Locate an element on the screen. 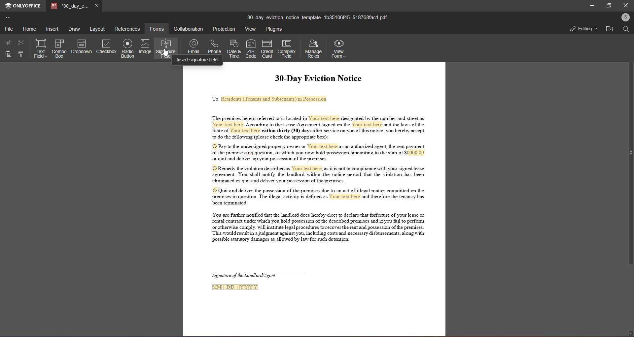 The image size is (634, 337). onlyoffice application logo and name is located at coordinates (23, 5).